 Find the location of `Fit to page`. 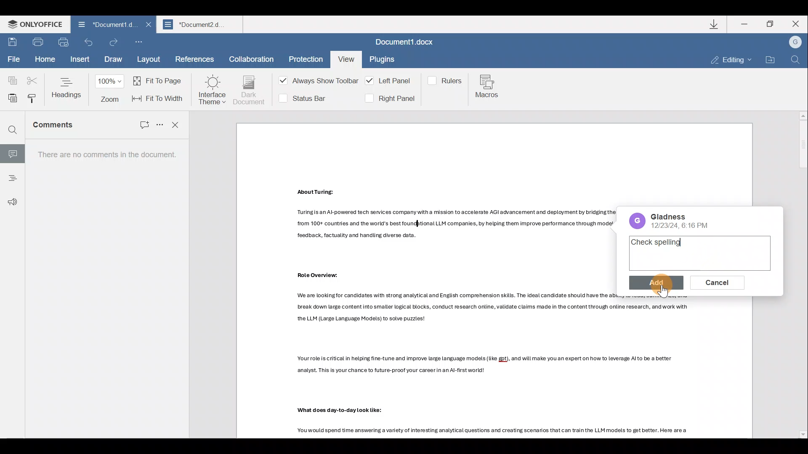

Fit to page is located at coordinates (159, 80).